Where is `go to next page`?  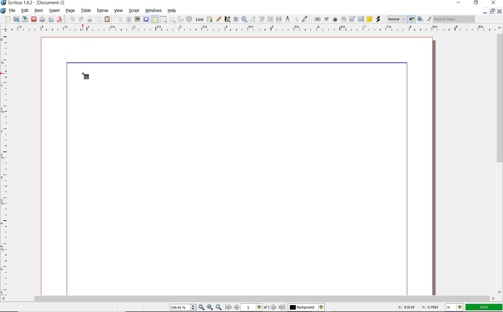
go to next page is located at coordinates (274, 308).